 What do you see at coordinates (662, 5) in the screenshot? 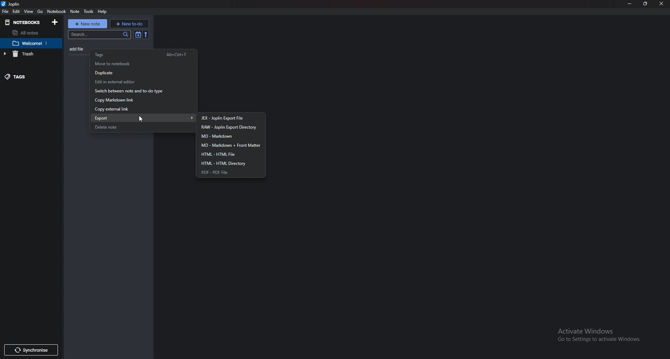
I see `close` at bounding box center [662, 5].